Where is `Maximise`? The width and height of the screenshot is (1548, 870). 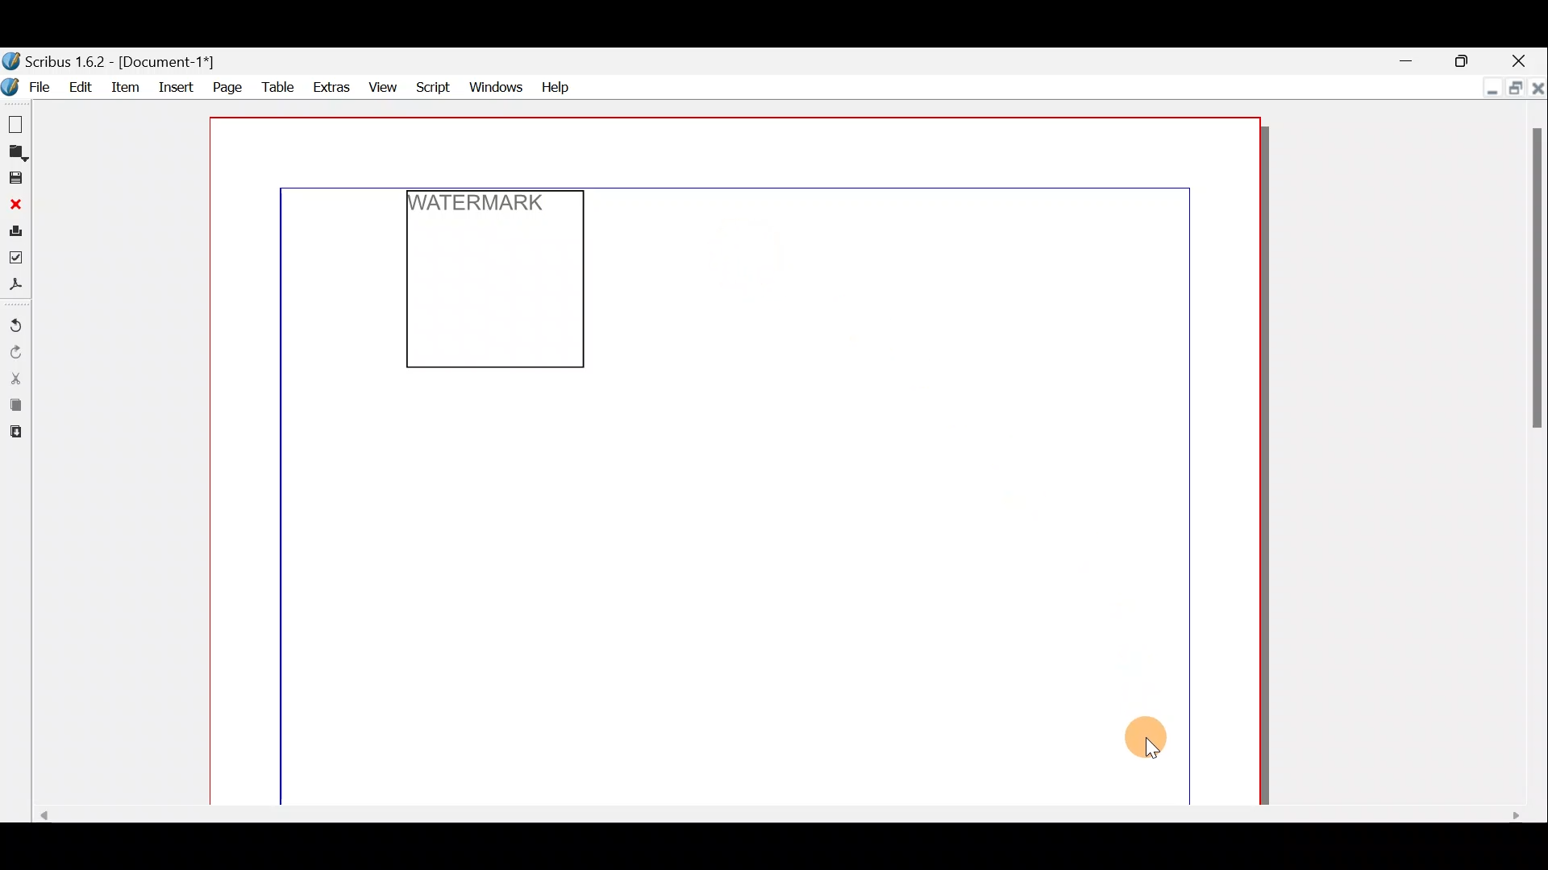 Maximise is located at coordinates (1513, 86).